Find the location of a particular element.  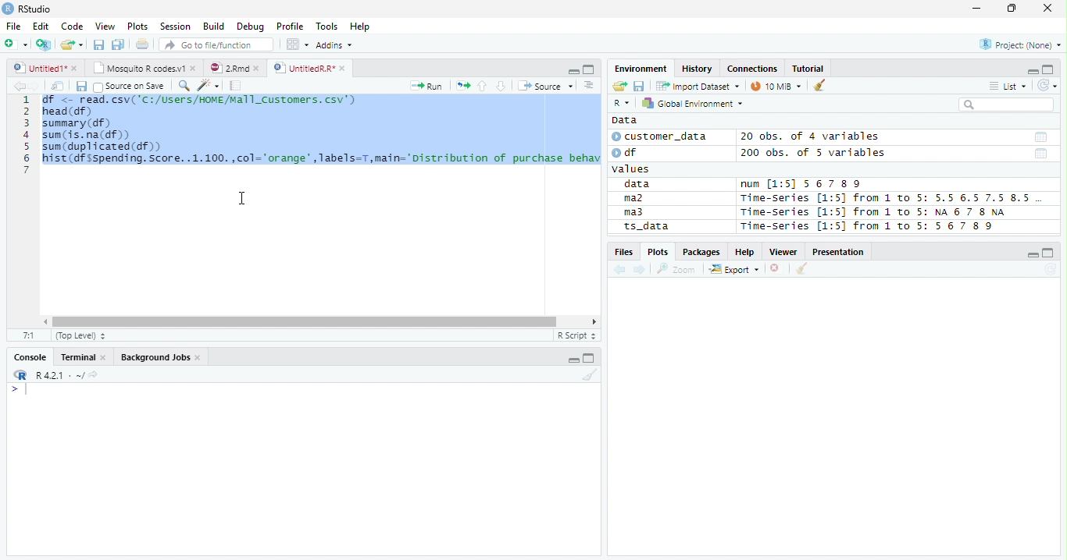

Save is located at coordinates (98, 44).